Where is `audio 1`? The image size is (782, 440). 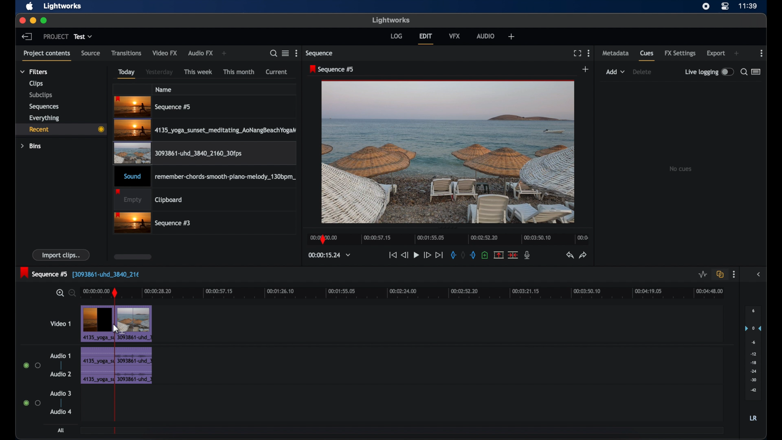
audio 1 is located at coordinates (61, 356).